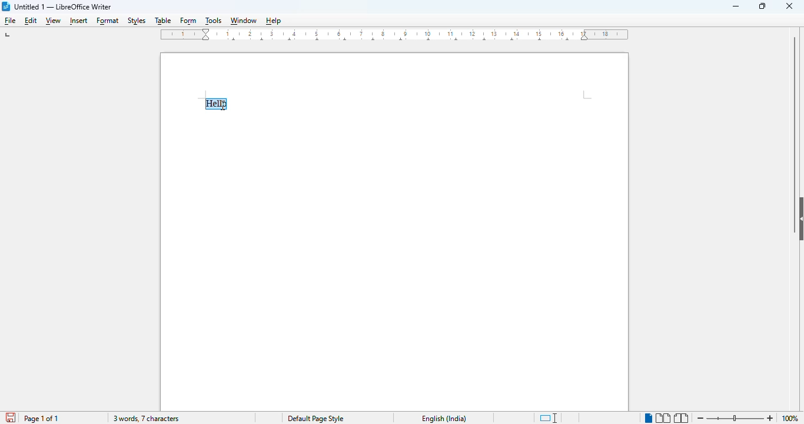 The image size is (804, 424). I want to click on zoom, so click(735, 418).